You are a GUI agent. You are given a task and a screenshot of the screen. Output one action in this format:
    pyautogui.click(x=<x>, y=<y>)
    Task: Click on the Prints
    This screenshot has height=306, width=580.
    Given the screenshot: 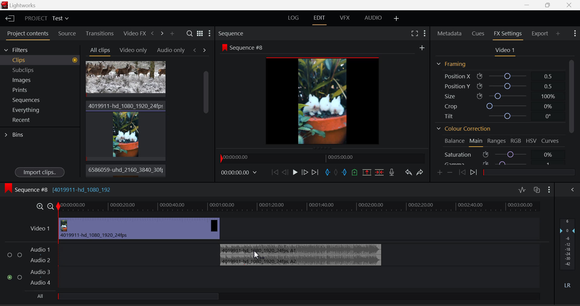 What is the action you would take?
    pyautogui.click(x=40, y=90)
    